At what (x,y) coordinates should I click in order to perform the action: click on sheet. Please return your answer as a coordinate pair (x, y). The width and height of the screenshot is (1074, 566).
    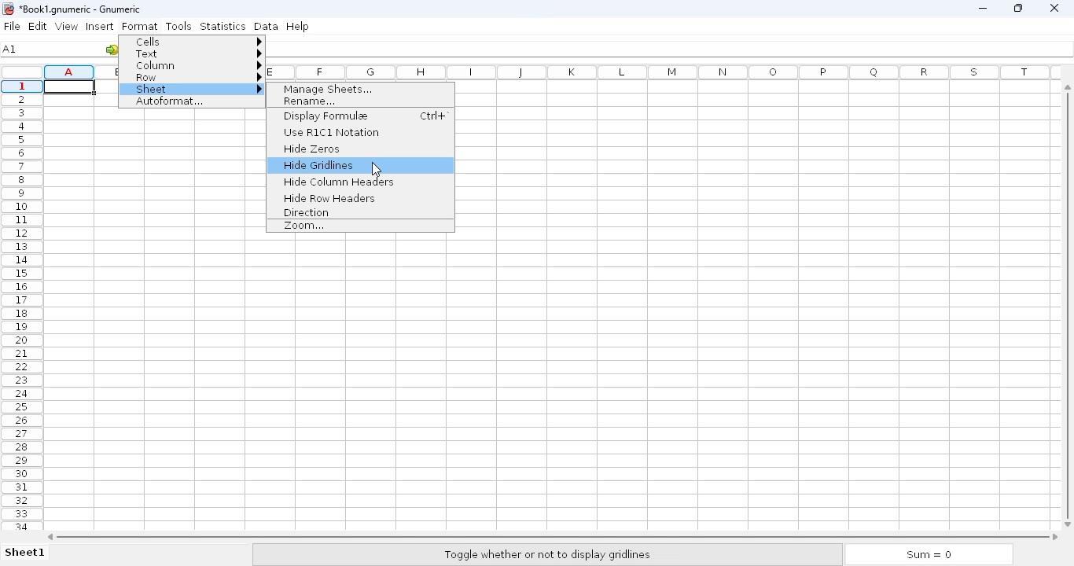
    Looking at the image, I should click on (194, 90).